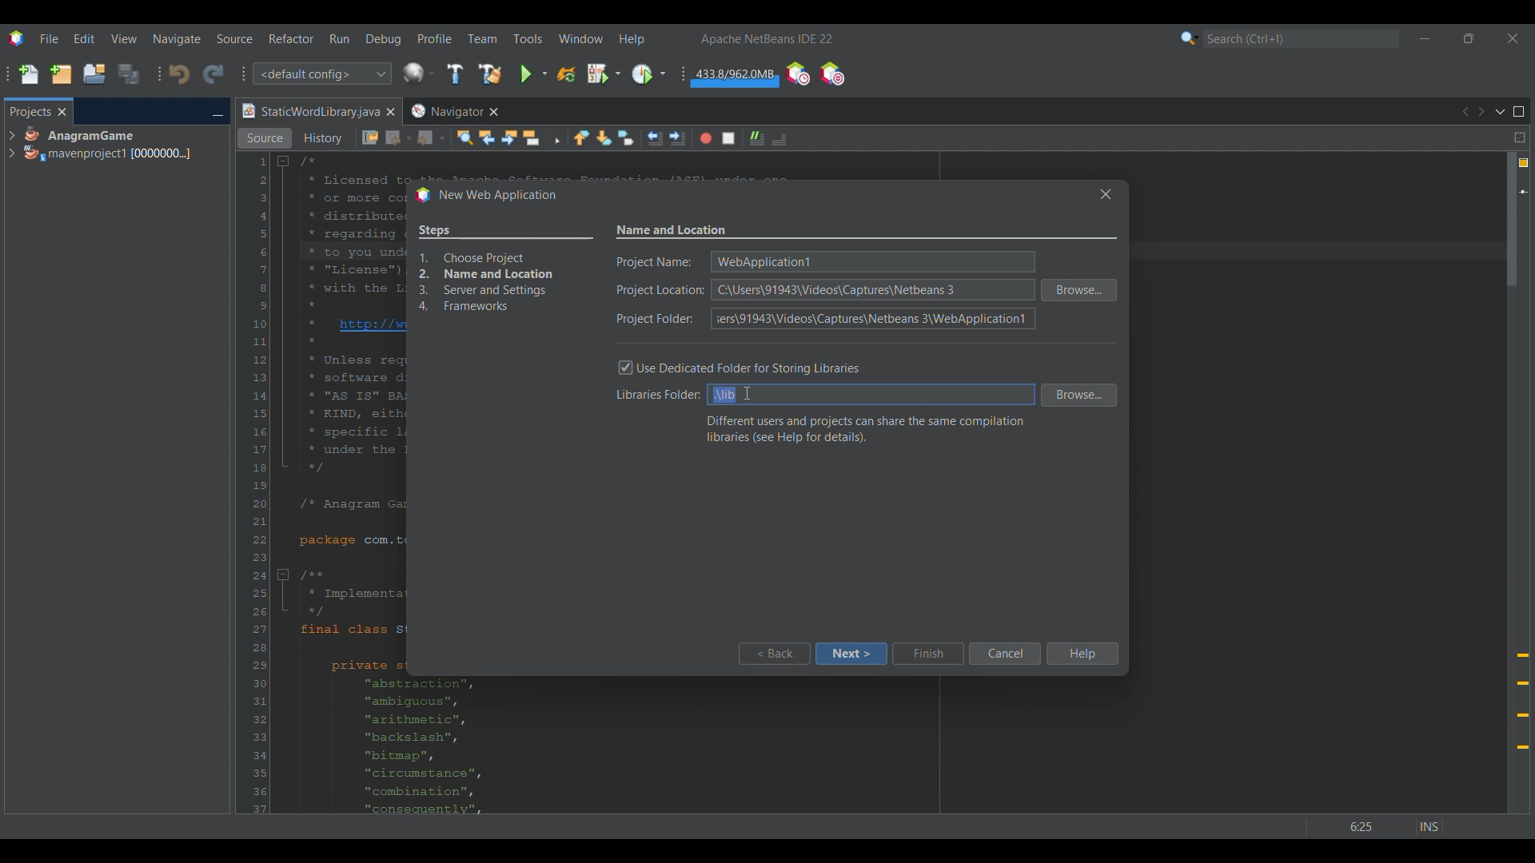  What do you see at coordinates (1512, 483) in the screenshot?
I see `Vertical slide bar` at bounding box center [1512, 483].